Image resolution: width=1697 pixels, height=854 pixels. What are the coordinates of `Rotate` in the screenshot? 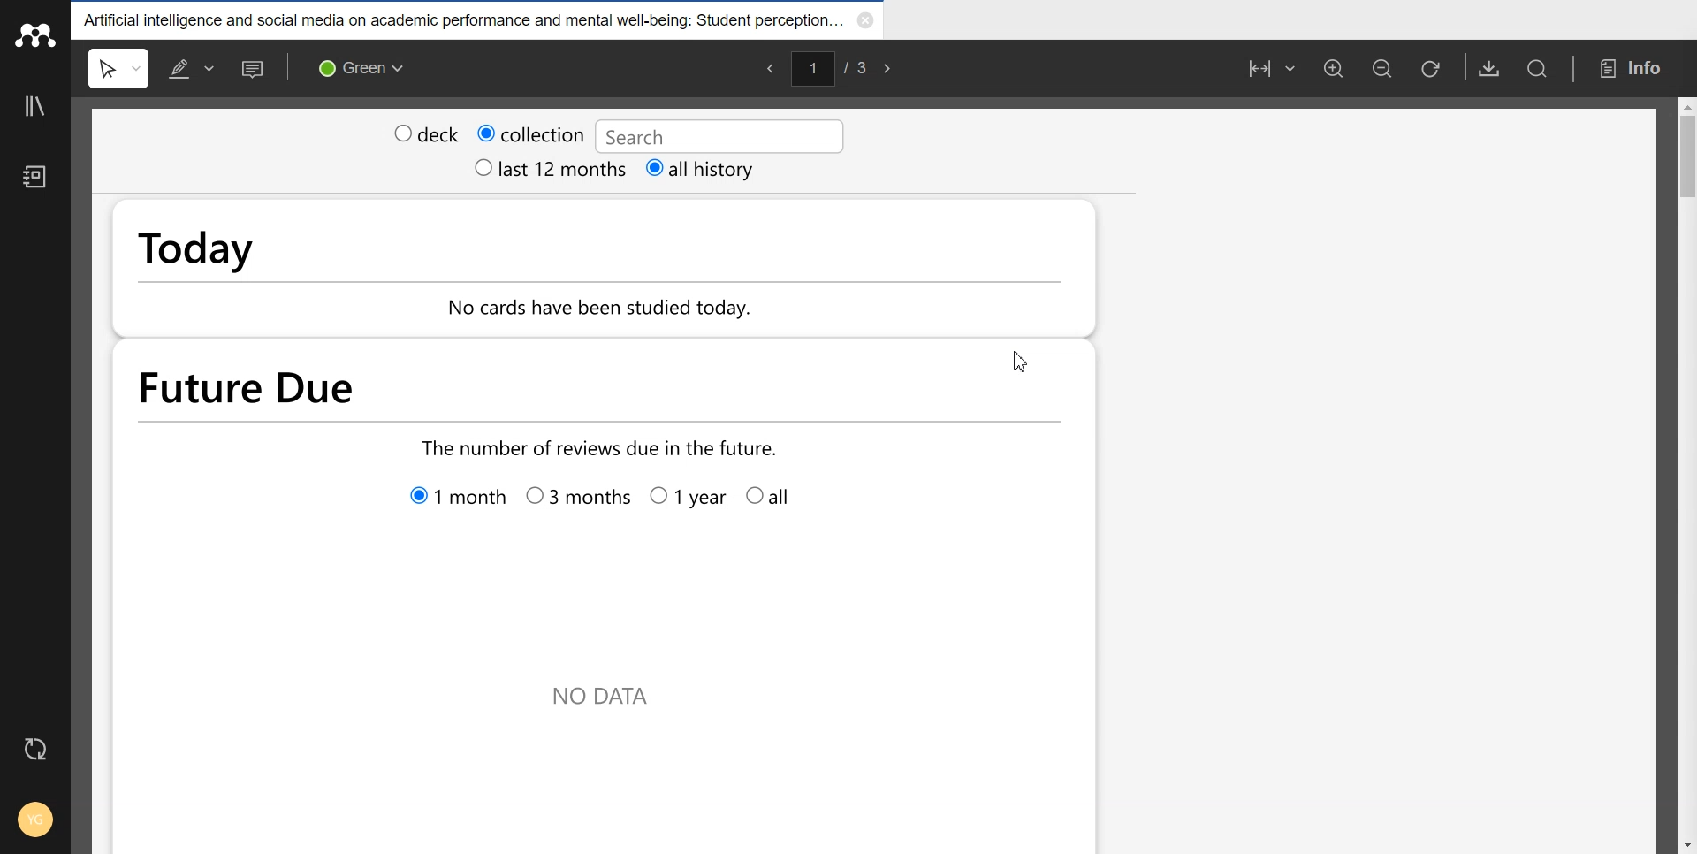 It's located at (1432, 68).